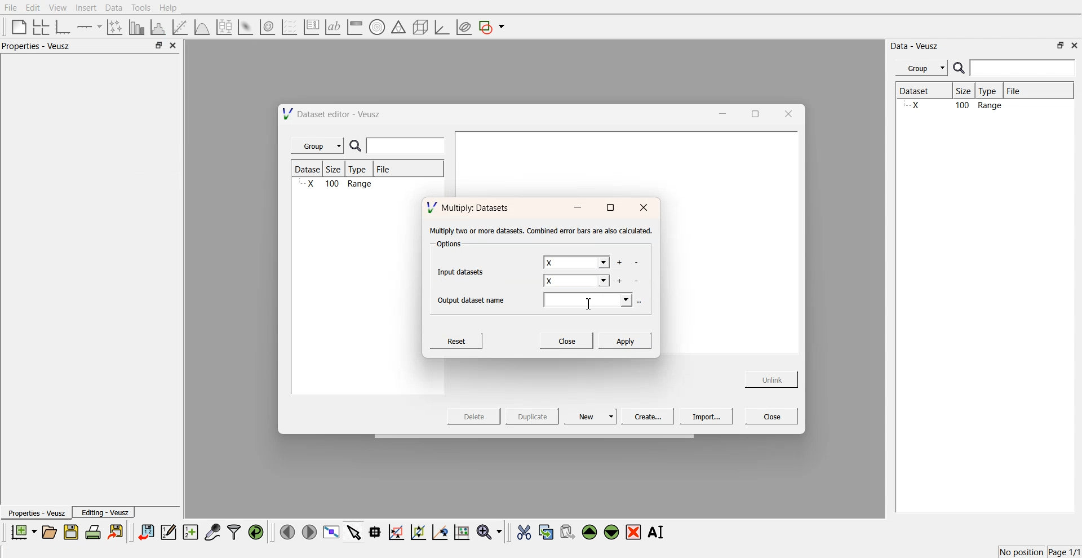 This screenshot has width=1082, height=558. What do you see at coordinates (245, 26) in the screenshot?
I see `plot a 2d datasets as image` at bounding box center [245, 26].